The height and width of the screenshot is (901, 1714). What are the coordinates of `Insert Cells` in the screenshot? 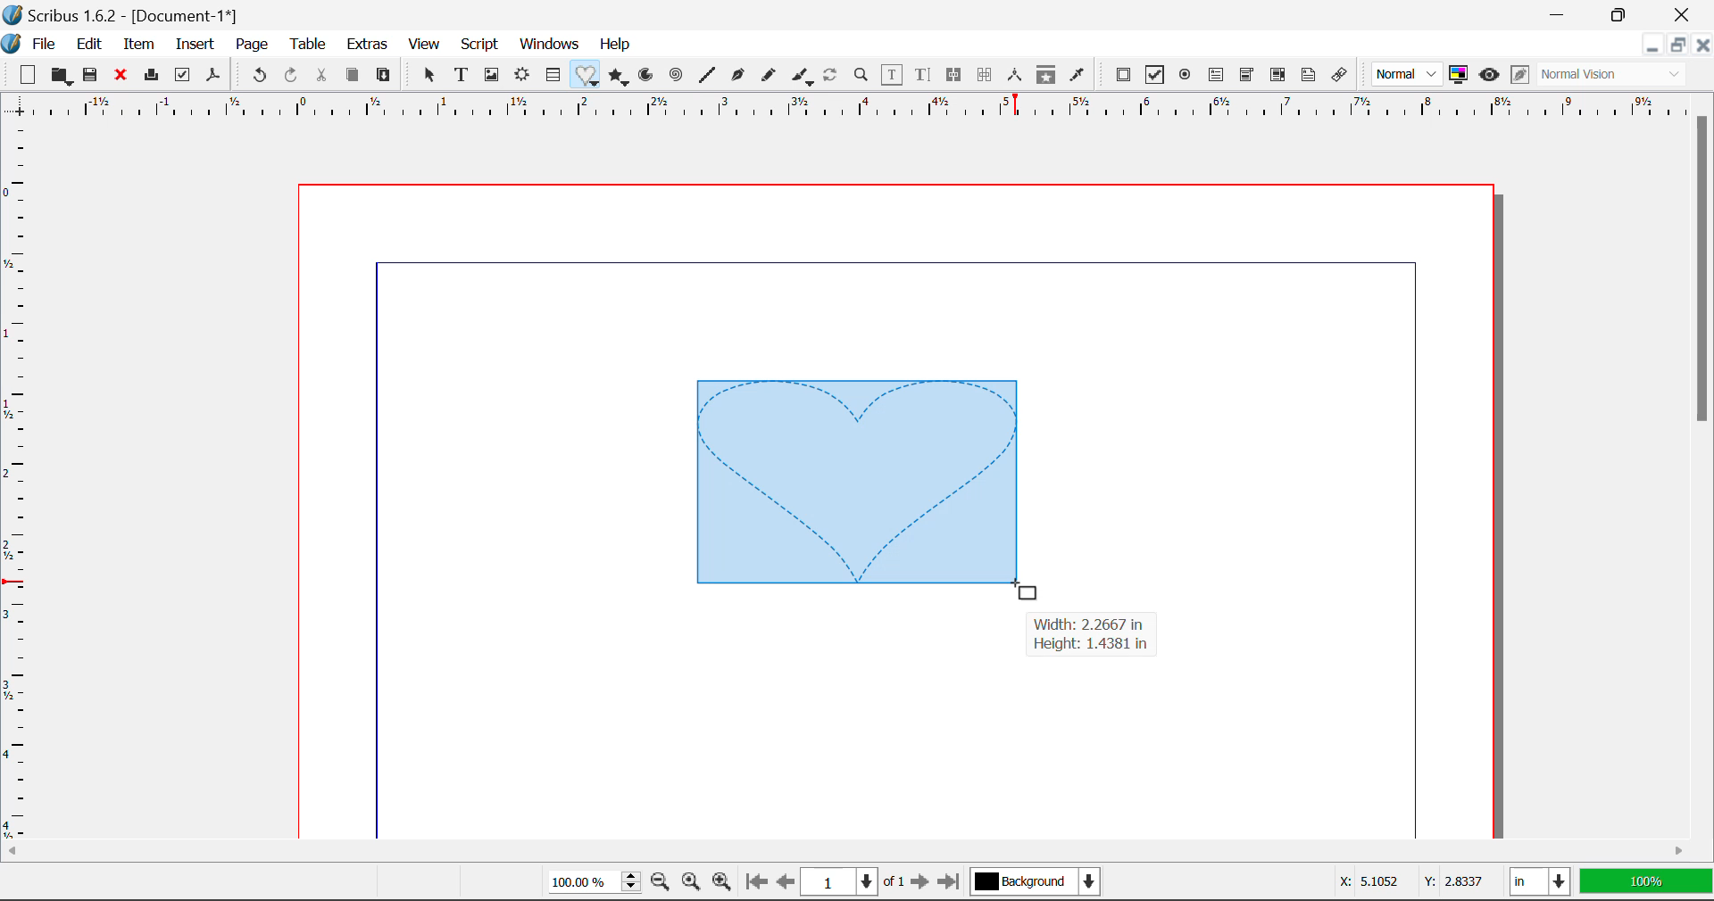 It's located at (552, 78).